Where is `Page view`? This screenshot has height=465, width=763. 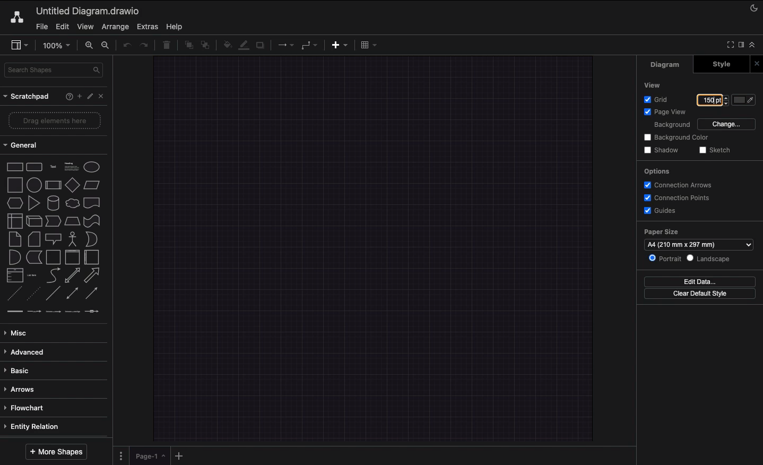
Page view is located at coordinates (665, 113).